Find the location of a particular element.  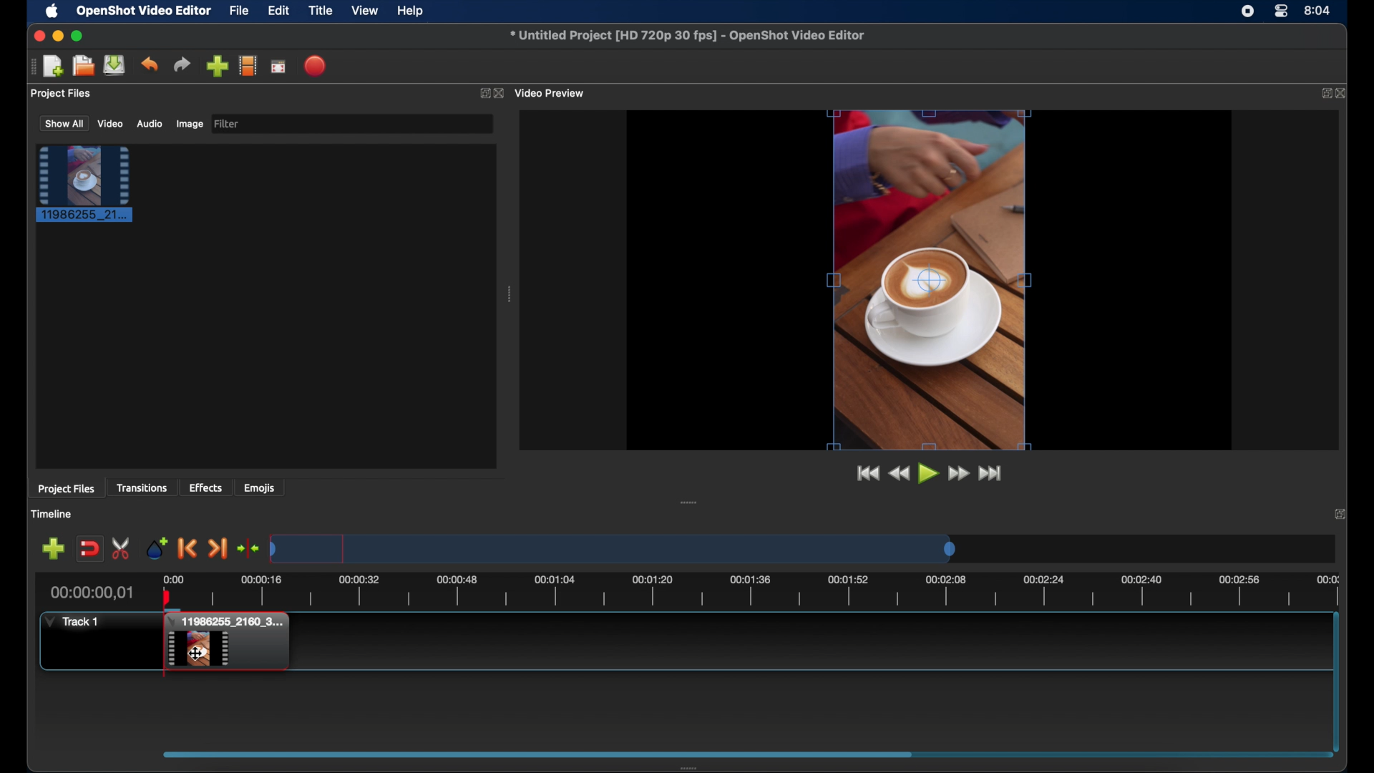

show all is located at coordinates (63, 124).